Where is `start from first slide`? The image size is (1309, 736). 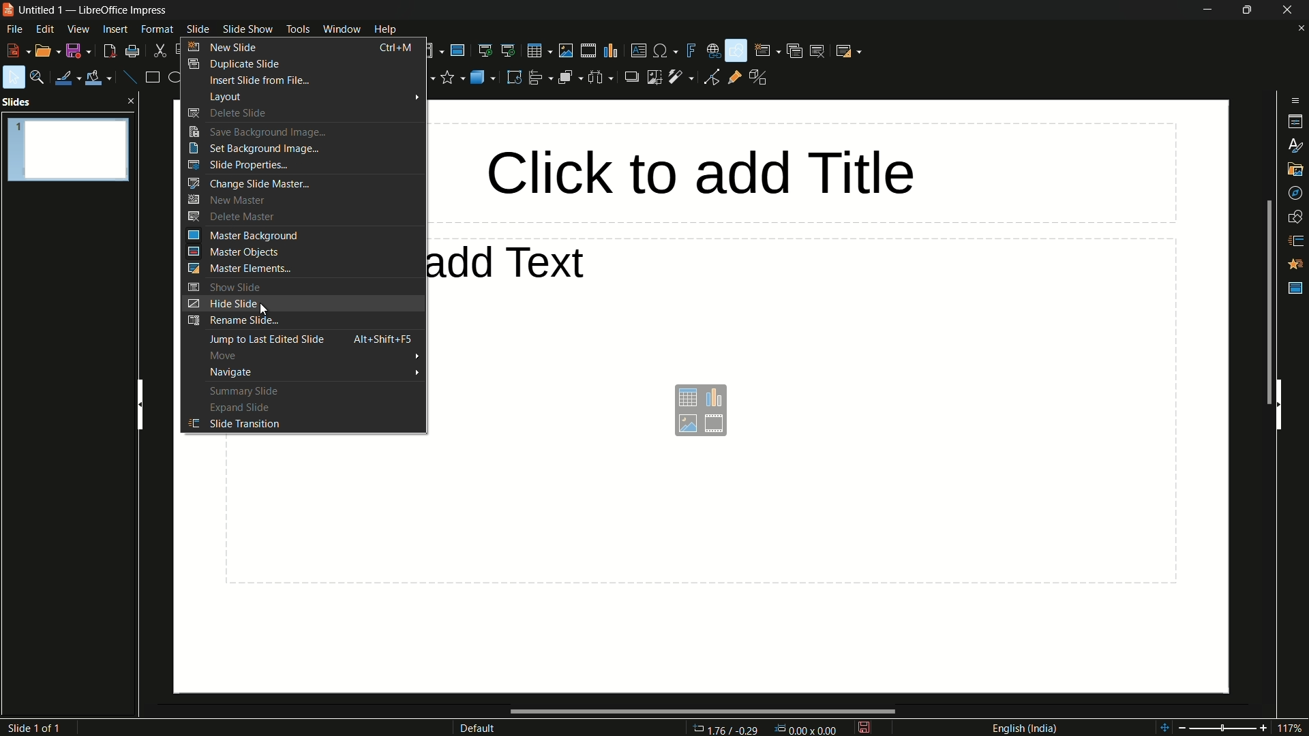
start from first slide is located at coordinates (484, 50).